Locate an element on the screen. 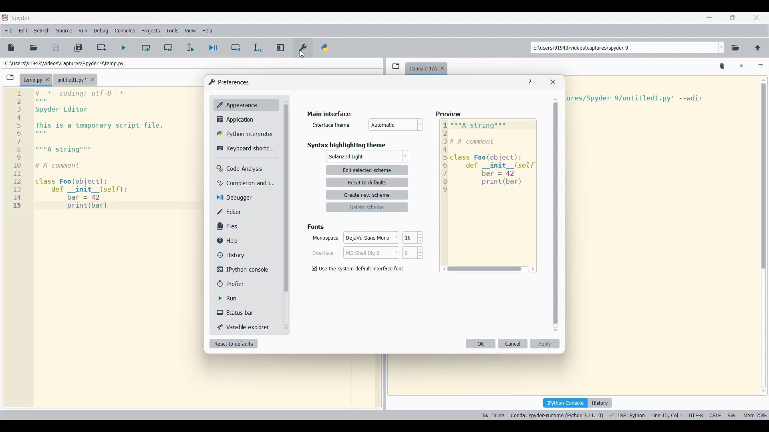 The image size is (769, 432). Debug menu is located at coordinates (101, 31).